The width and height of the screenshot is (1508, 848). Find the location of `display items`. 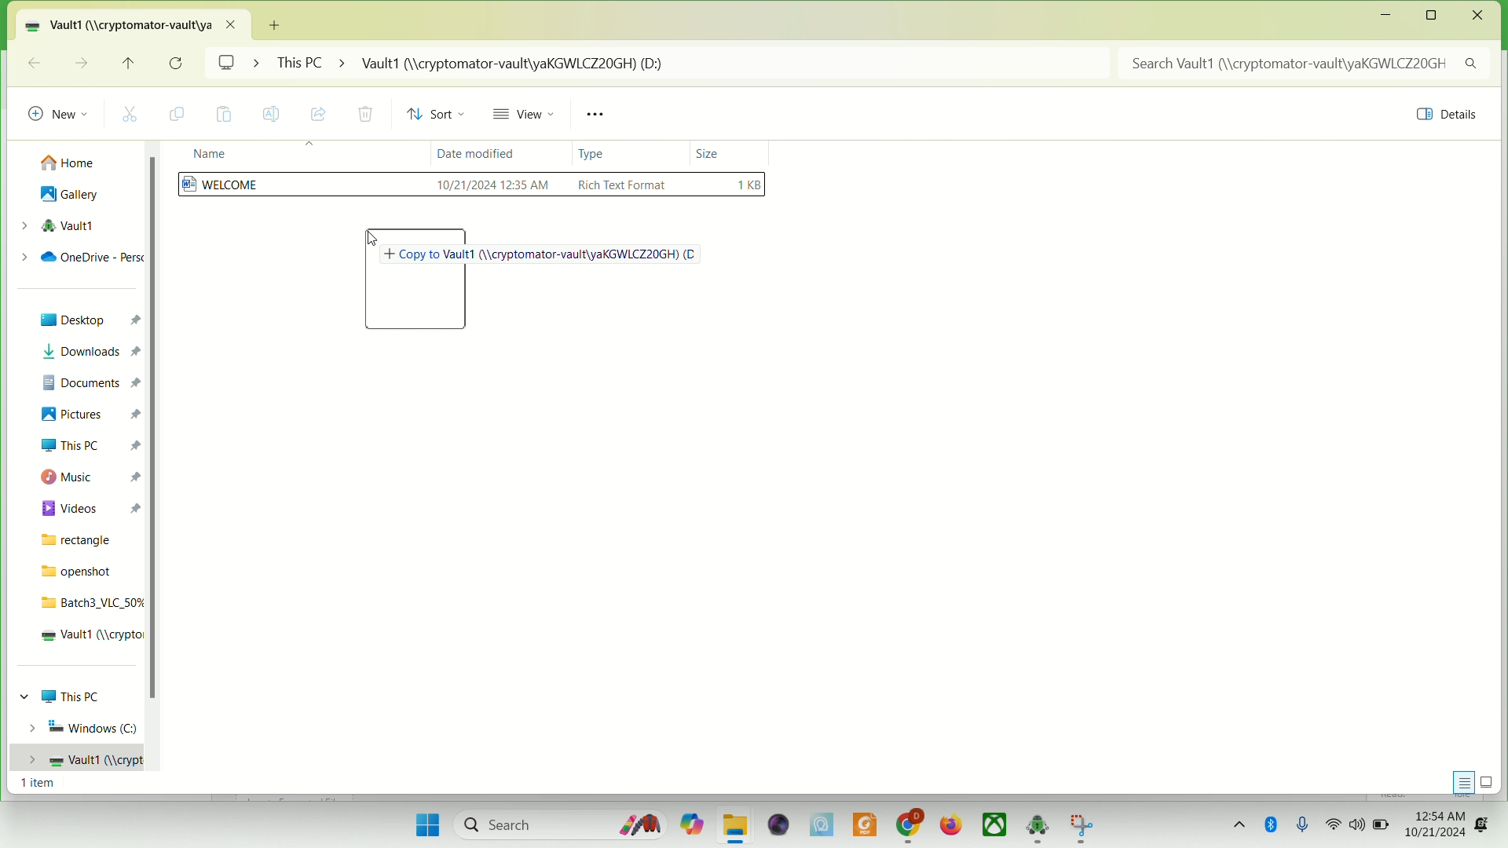

display items is located at coordinates (1490, 781).